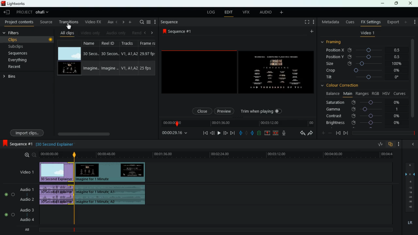 This screenshot has width=418, height=235. I want to click on video, so click(69, 54).